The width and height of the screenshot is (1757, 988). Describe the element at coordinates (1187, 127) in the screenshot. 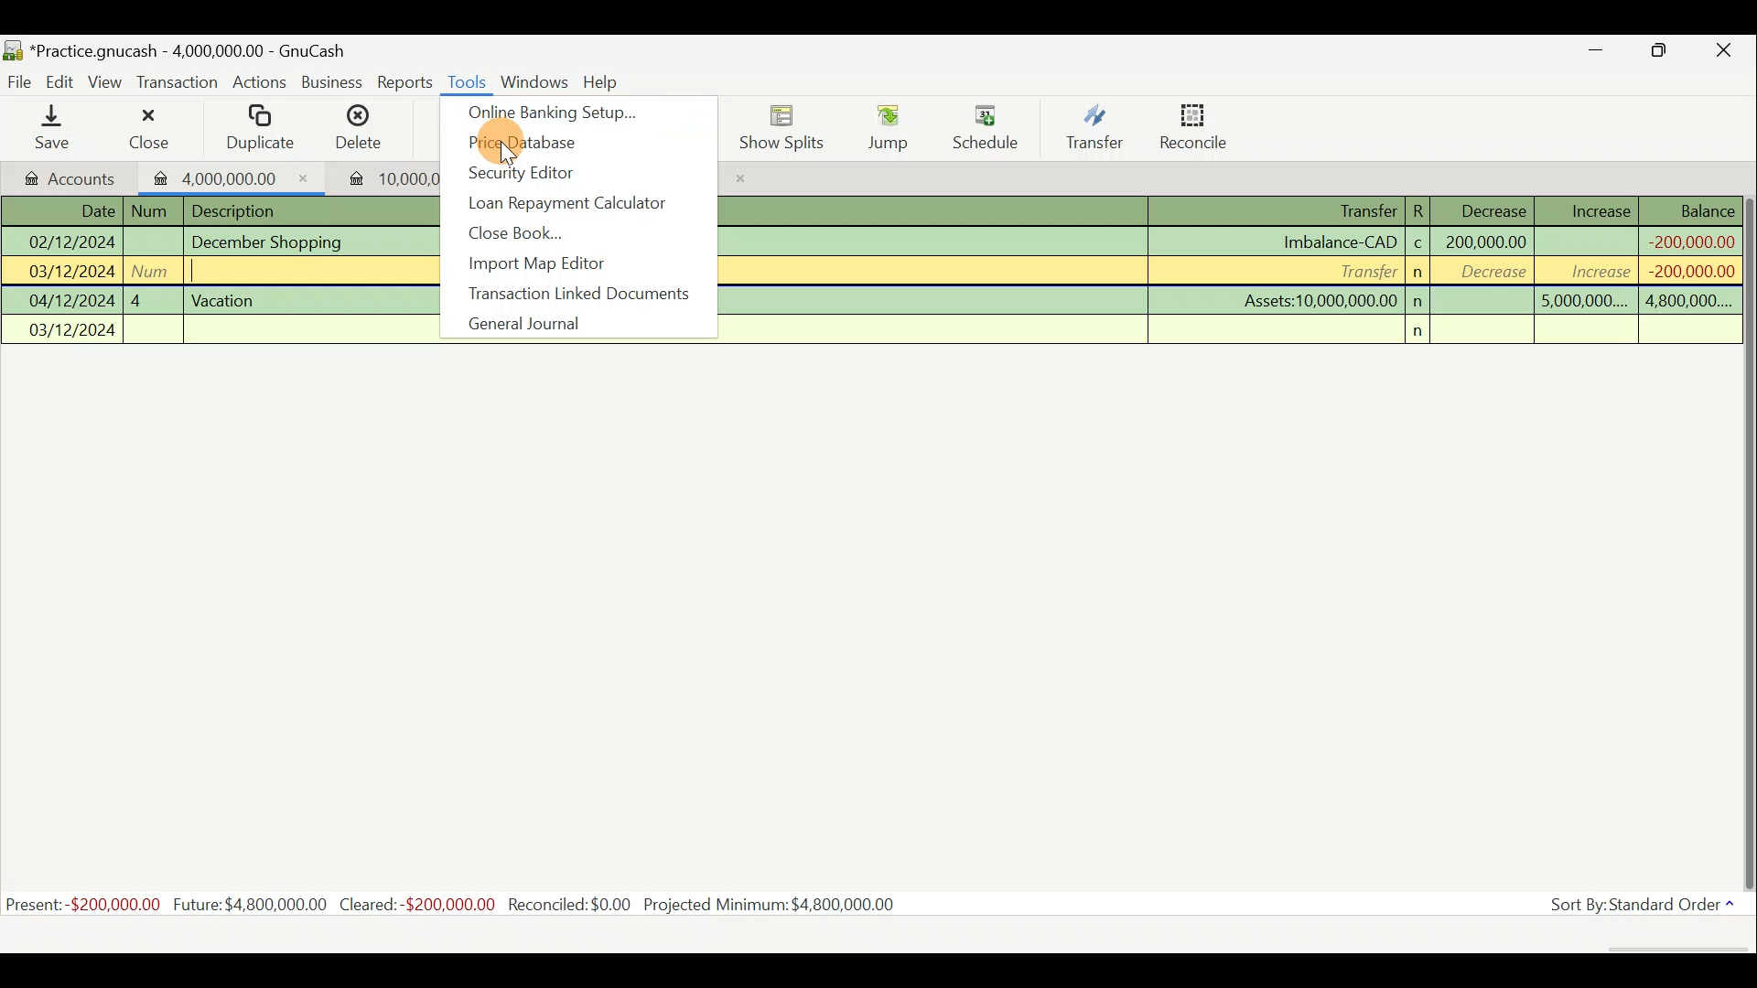

I see `Reconcile` at that location.